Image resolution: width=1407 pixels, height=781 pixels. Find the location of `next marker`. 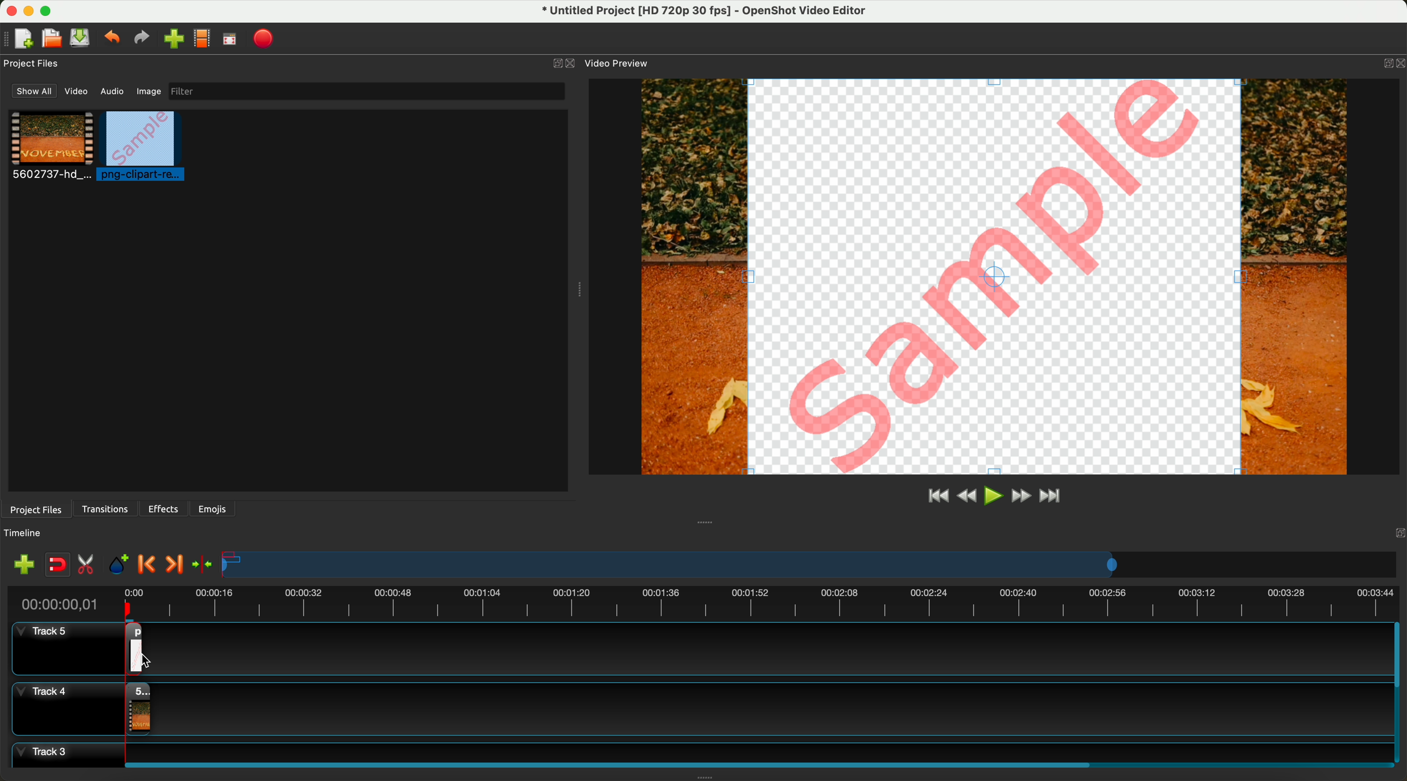

next marker is located at coordinates (173, 565).